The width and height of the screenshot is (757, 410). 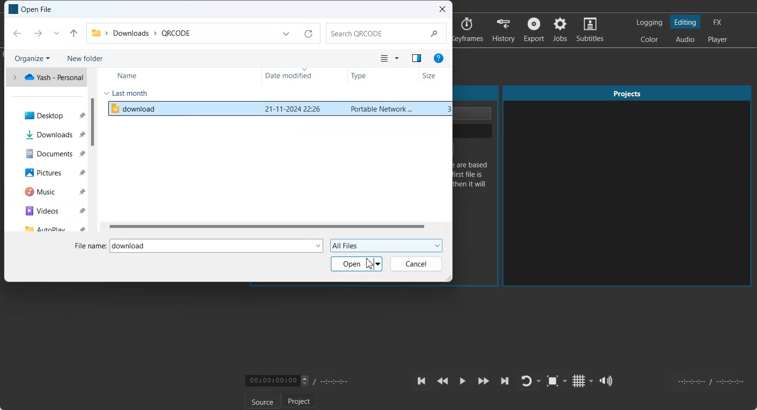 What do you see at coordinates (592, 381) in the screenshot?
I see `Drop down box` at bounding box center [592, 381].